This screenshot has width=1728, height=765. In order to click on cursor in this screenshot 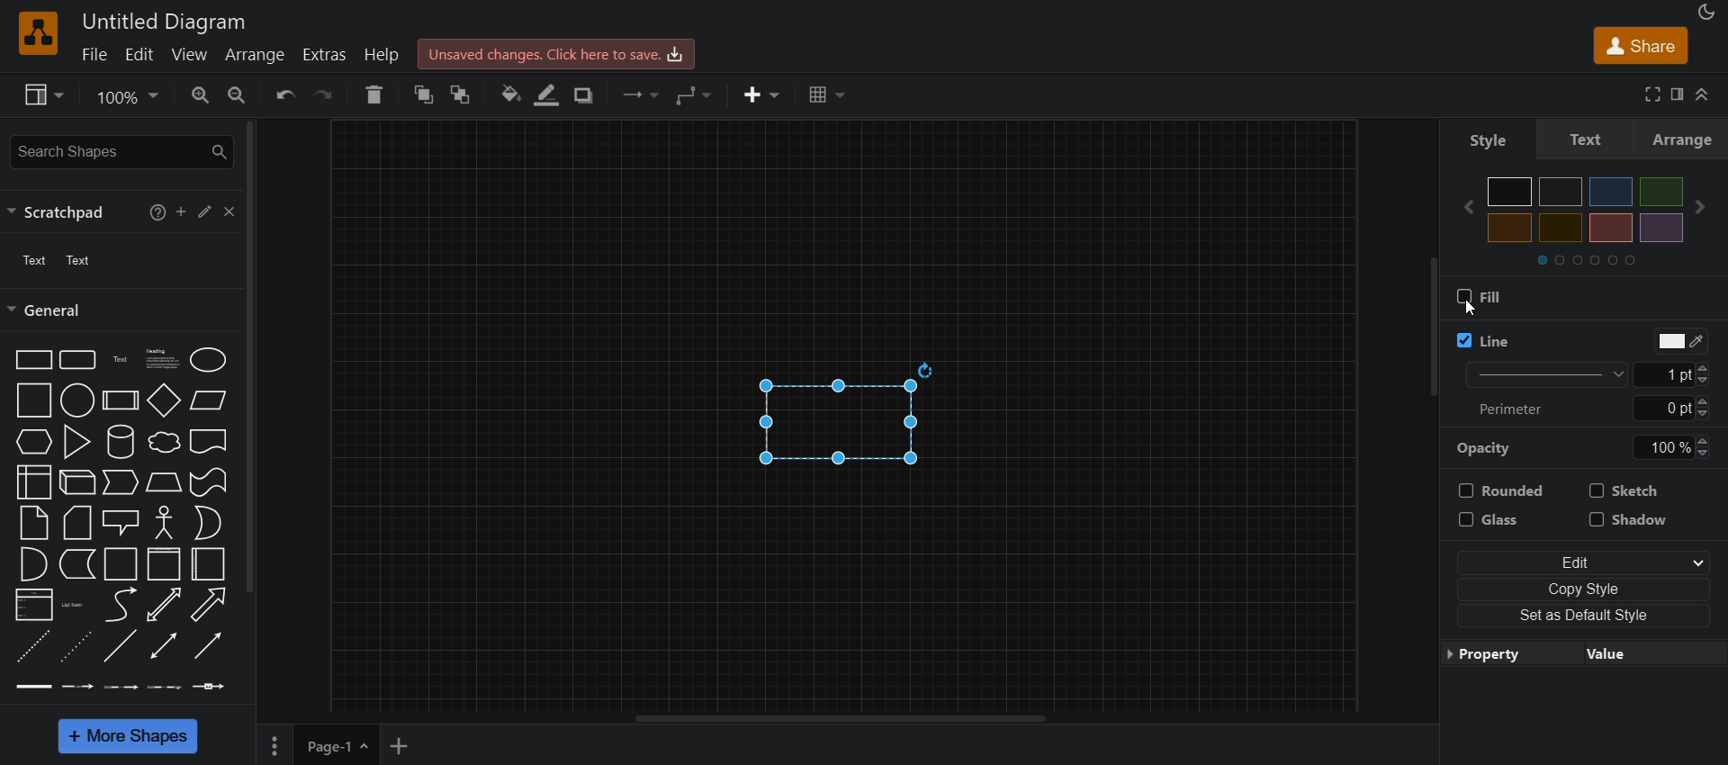, I will do `click(1474, 310)`.